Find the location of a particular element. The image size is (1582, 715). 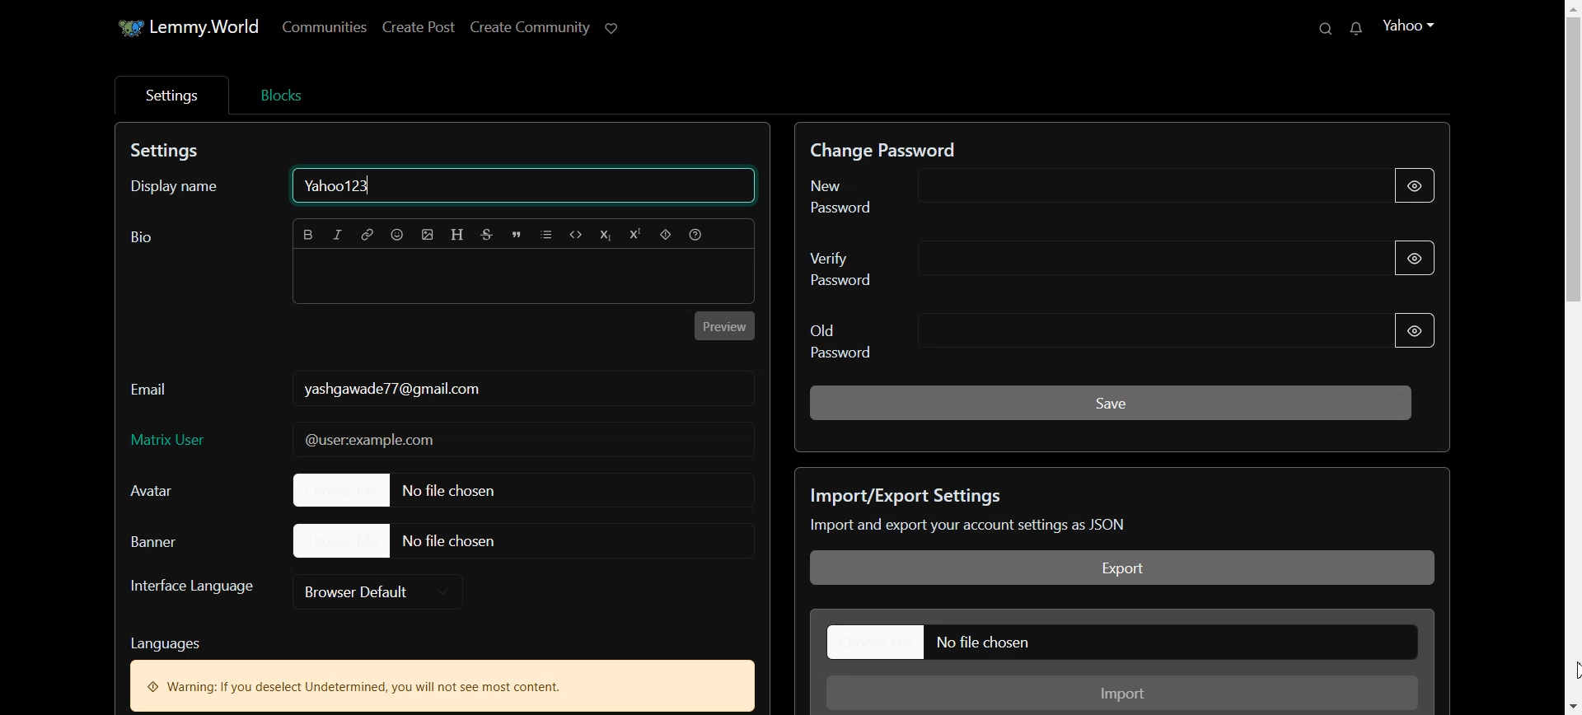

Baner is located at coordinates (173, 540).